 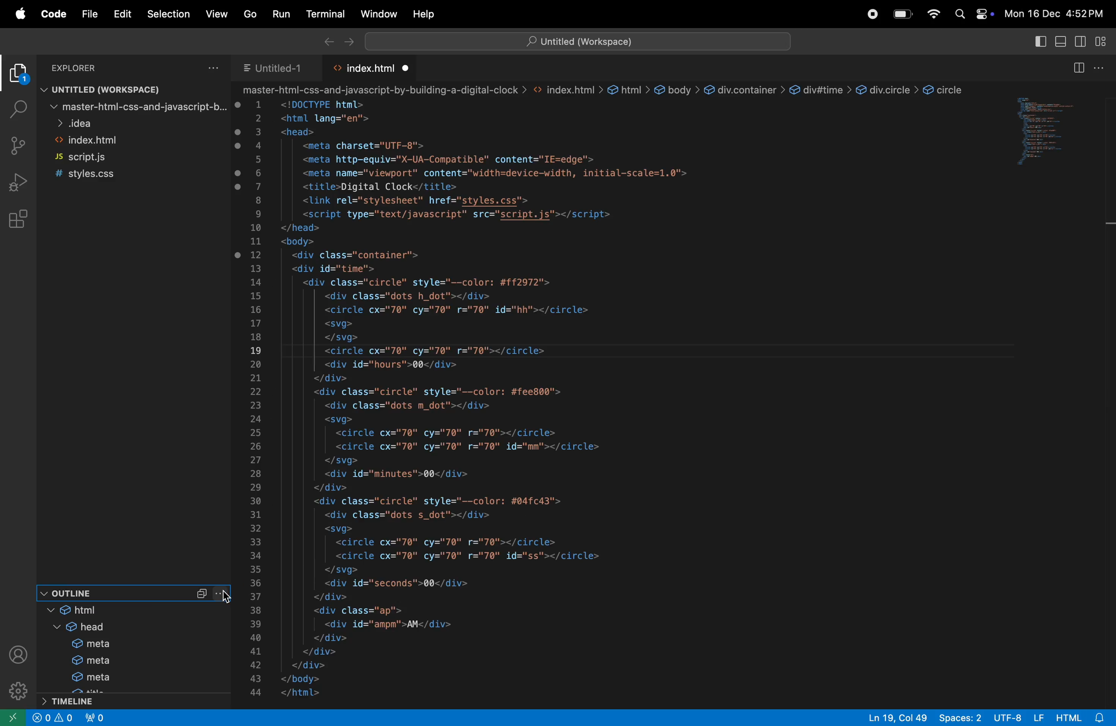 I want to click on options, so click(x=1104, y=68).